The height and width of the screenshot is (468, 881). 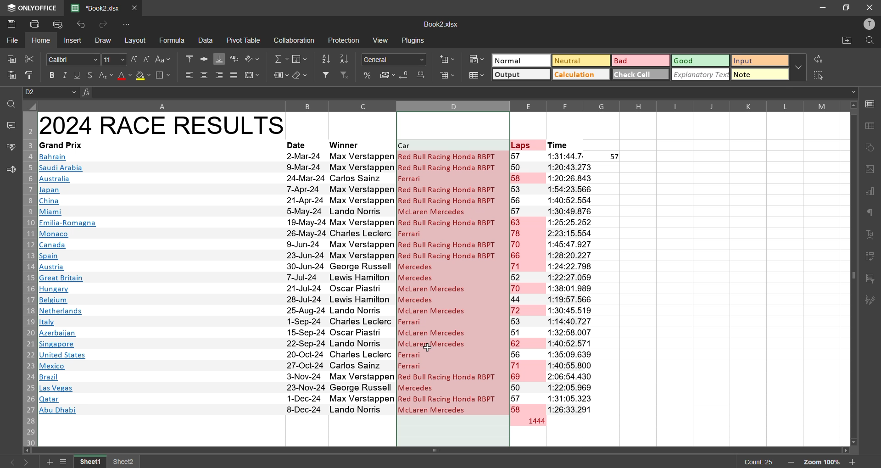 What do you see at coordinates (478, 59) in the screenshot?
I see `conditional formatting` at bounding box center [478, 59].